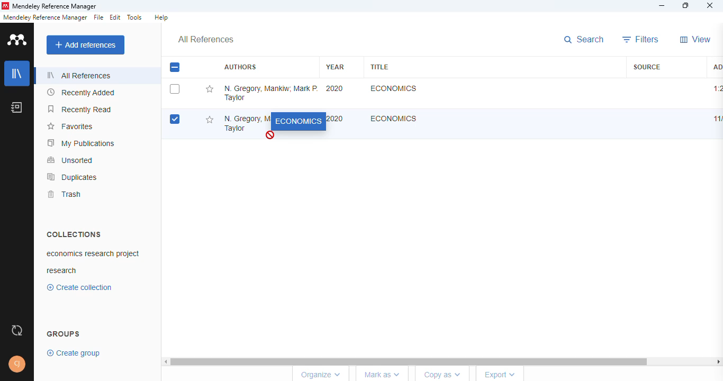 Image resolution: width=723 pixels, height=381 pixels. What do you see at coordinates (135, 17) in the screenshot?
I see `tools` at bounding box center [135, 17].